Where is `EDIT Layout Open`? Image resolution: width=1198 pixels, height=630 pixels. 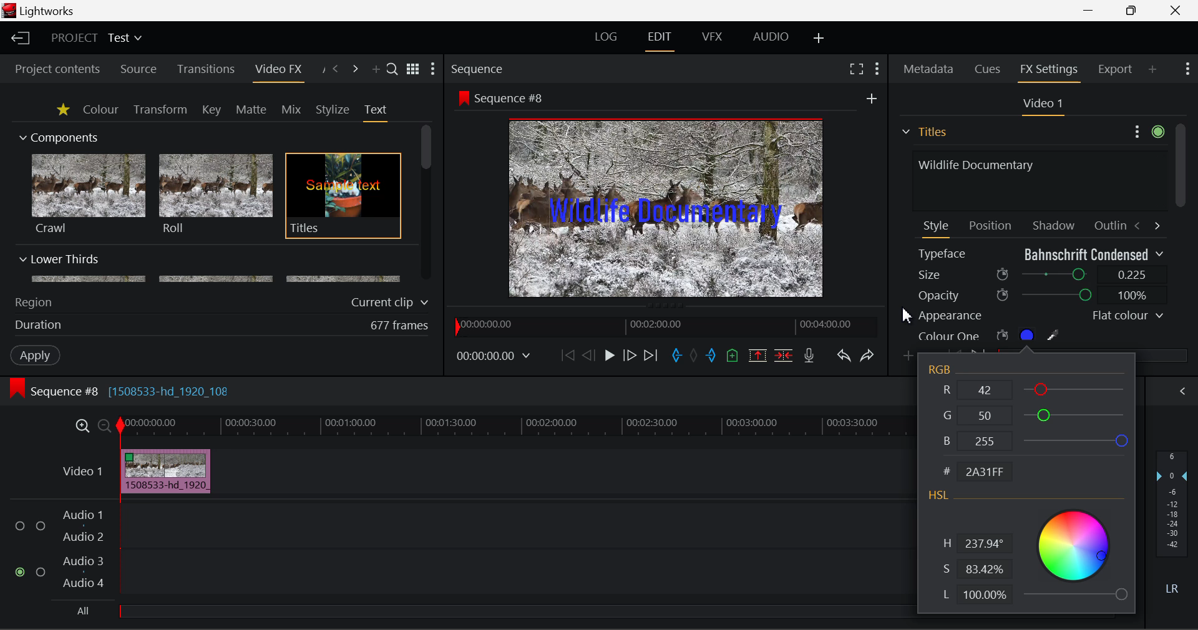 EDIT Layout Open is located at coordinates (662, 41).